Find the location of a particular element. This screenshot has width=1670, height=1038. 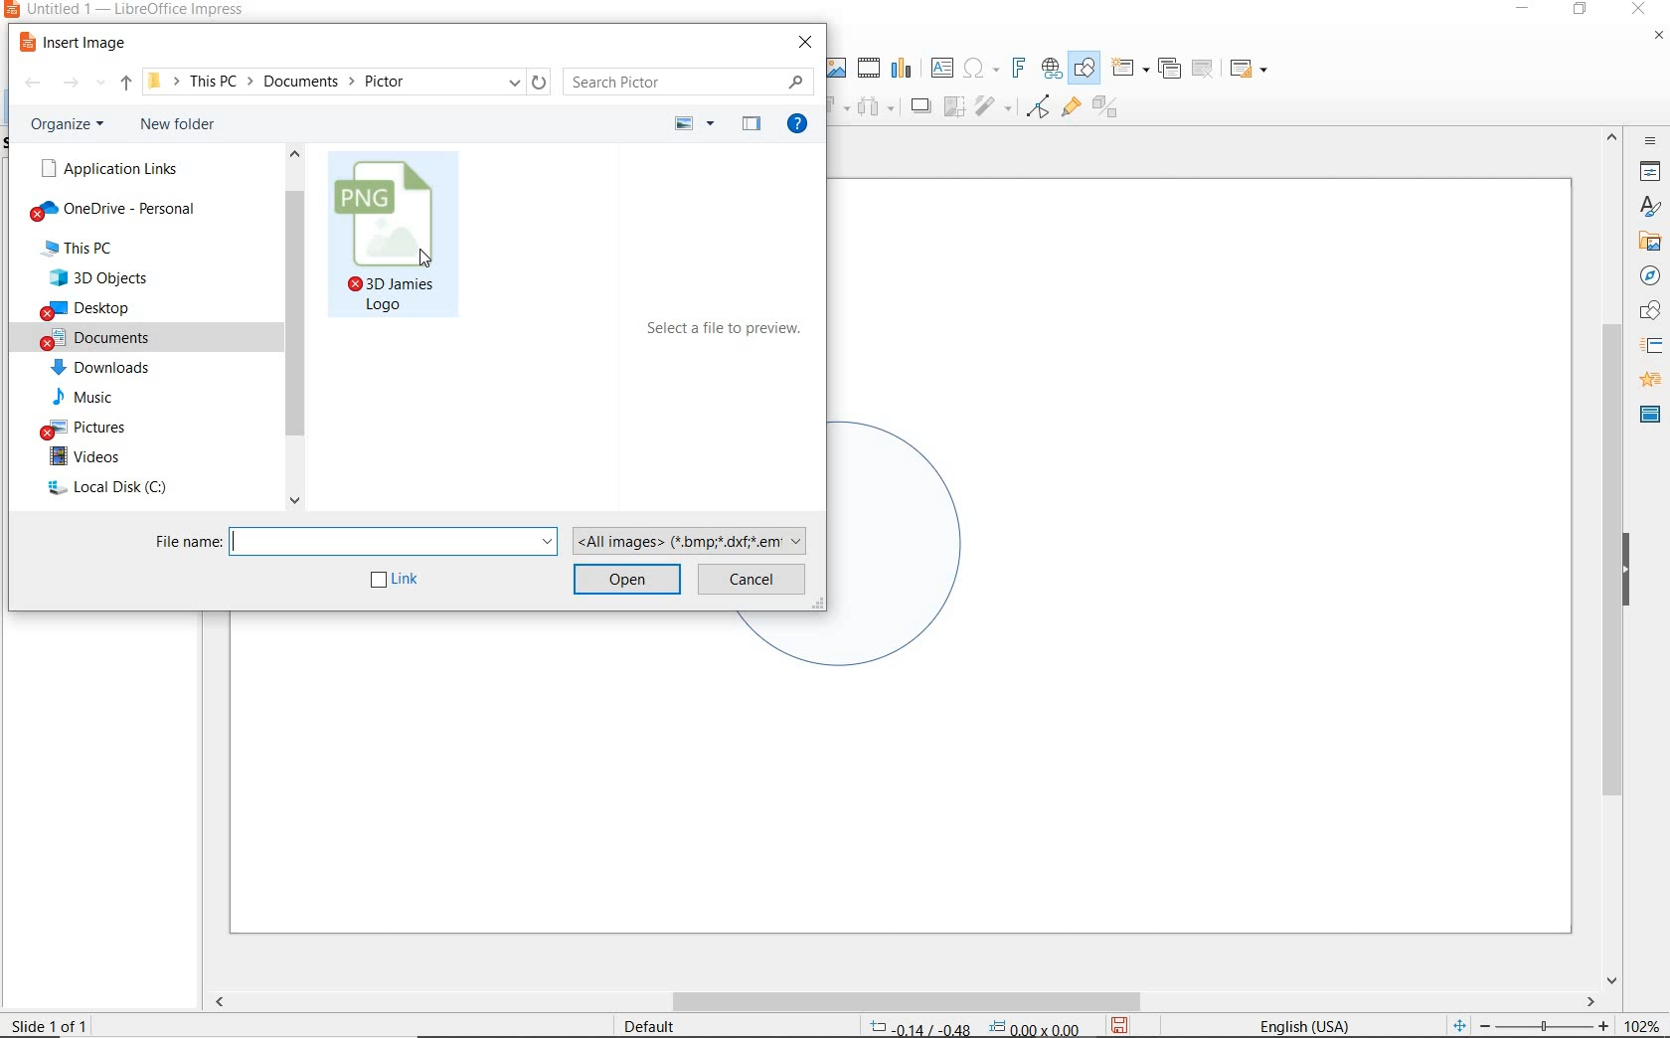

3d objects is located at coordinates (114, 277).